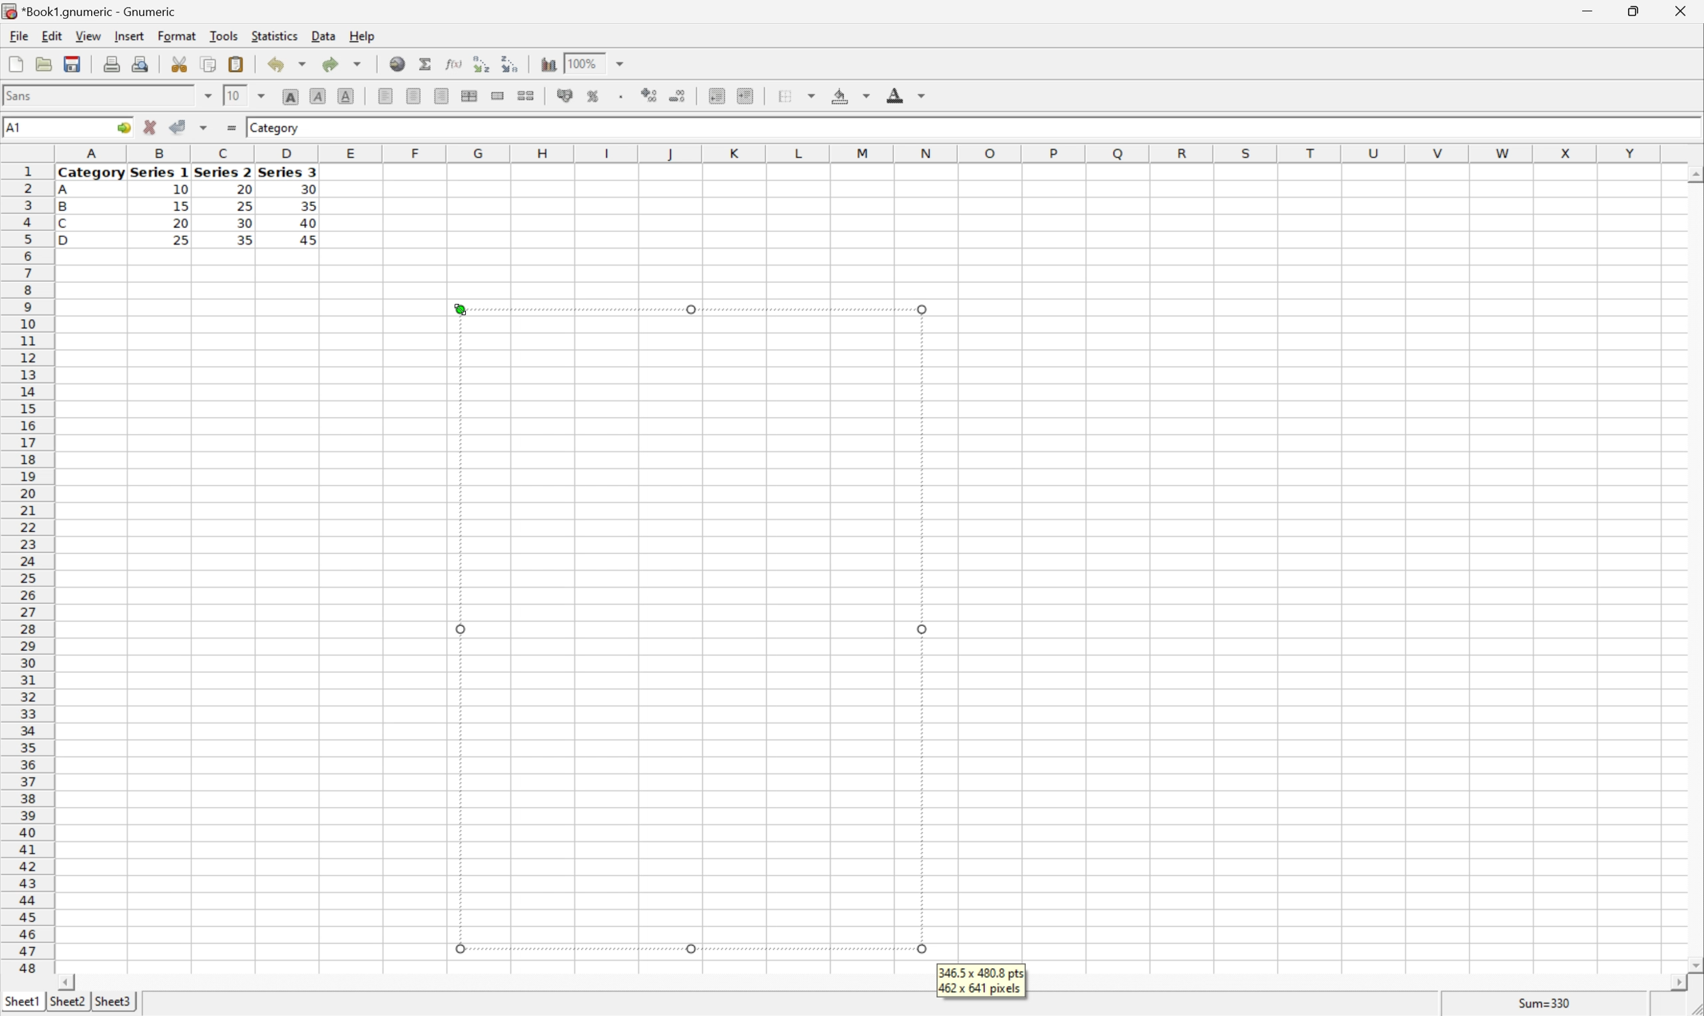 The height and width of the screenshot is (1016, 1704). What do you see at coordinates (63, 207) in the screenshot?
I see `B` at bounding box center [63, 207].